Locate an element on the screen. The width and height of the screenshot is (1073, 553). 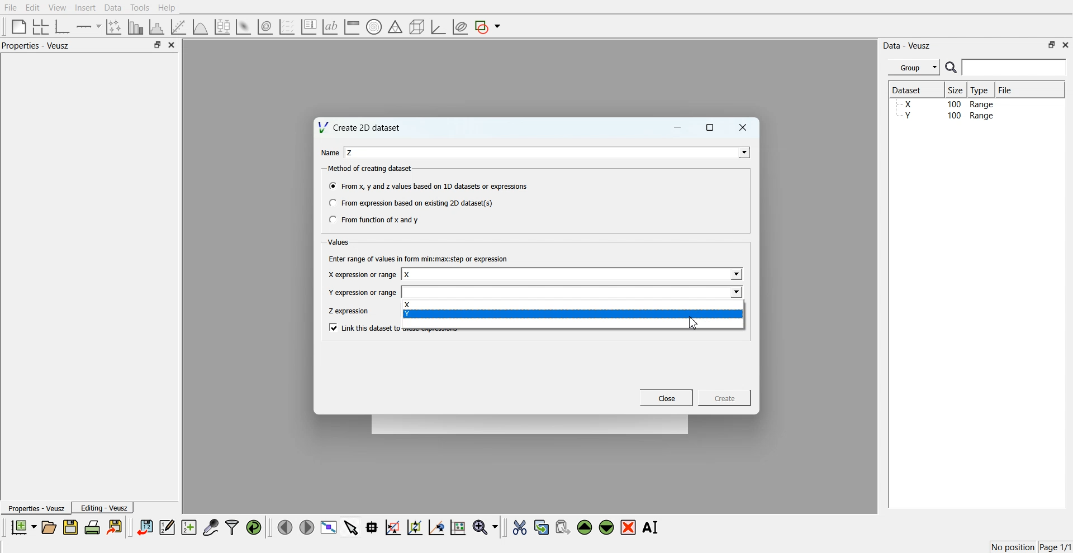
File is located at coordinates (11, 7).